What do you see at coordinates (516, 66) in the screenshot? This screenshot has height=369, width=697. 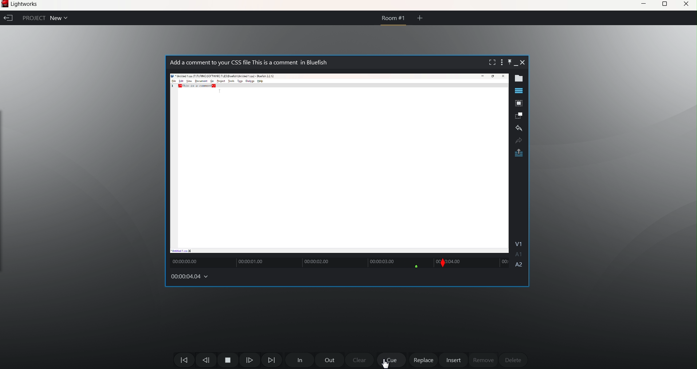 I see `minimize clip` at bounding box center [516, 66].